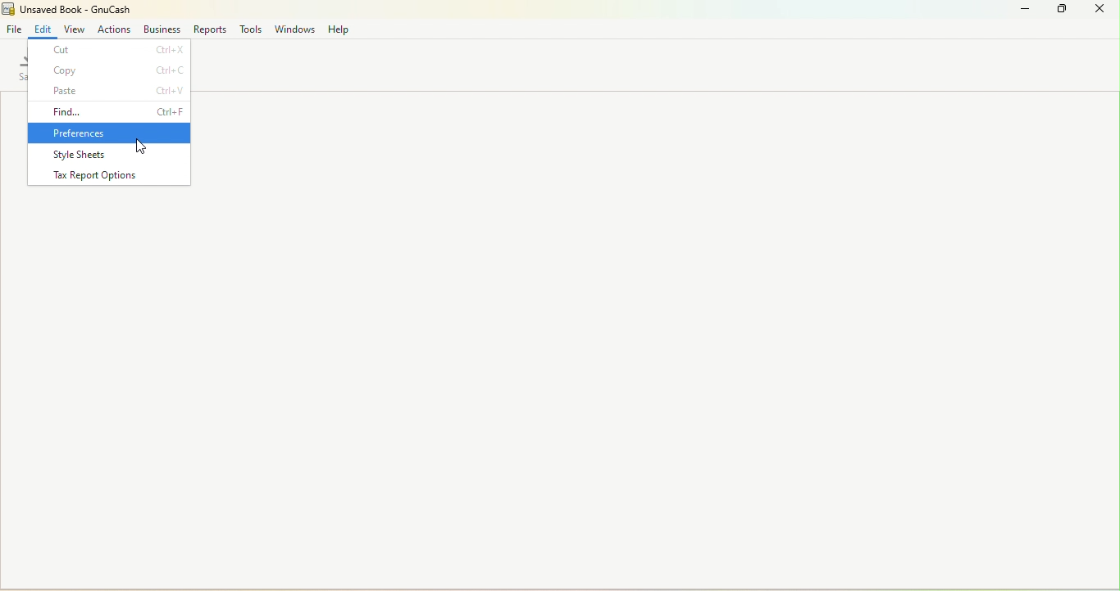 The width and height of the screenshot is (1120, 591). What do you see at coordinates (111, 175) in the screenshot?
I see `Tax report options` at bounding box center [111, 175].